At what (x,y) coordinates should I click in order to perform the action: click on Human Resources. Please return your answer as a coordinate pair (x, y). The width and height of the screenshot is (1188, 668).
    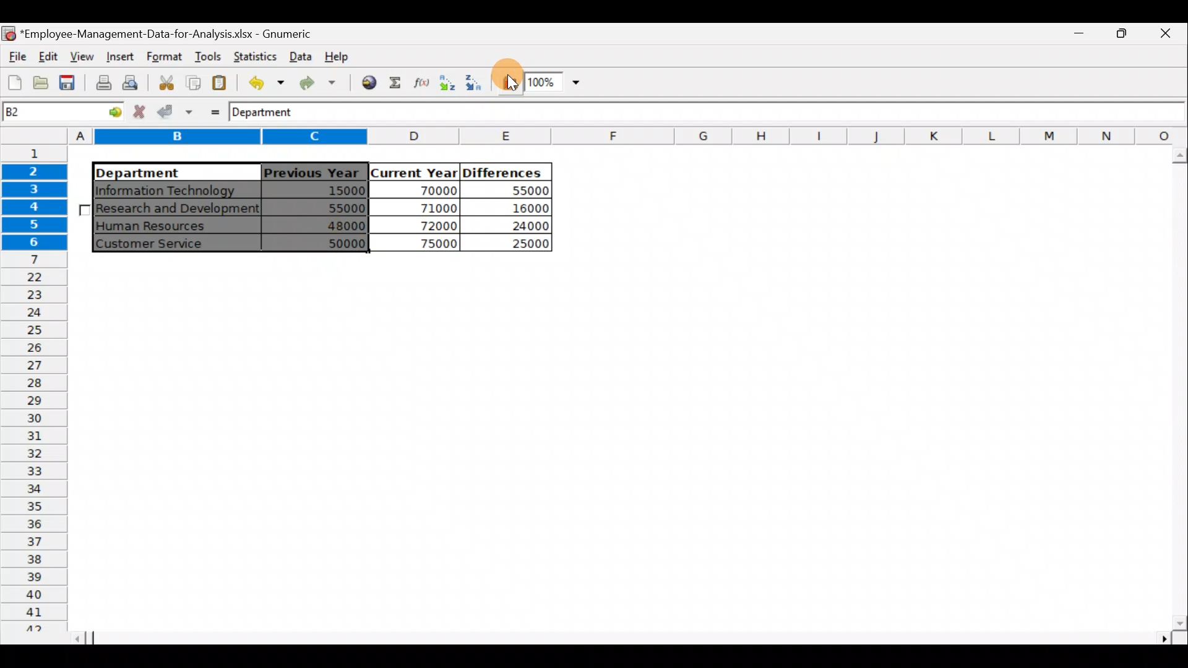
    Looking at the image, I should click on (160, 226).